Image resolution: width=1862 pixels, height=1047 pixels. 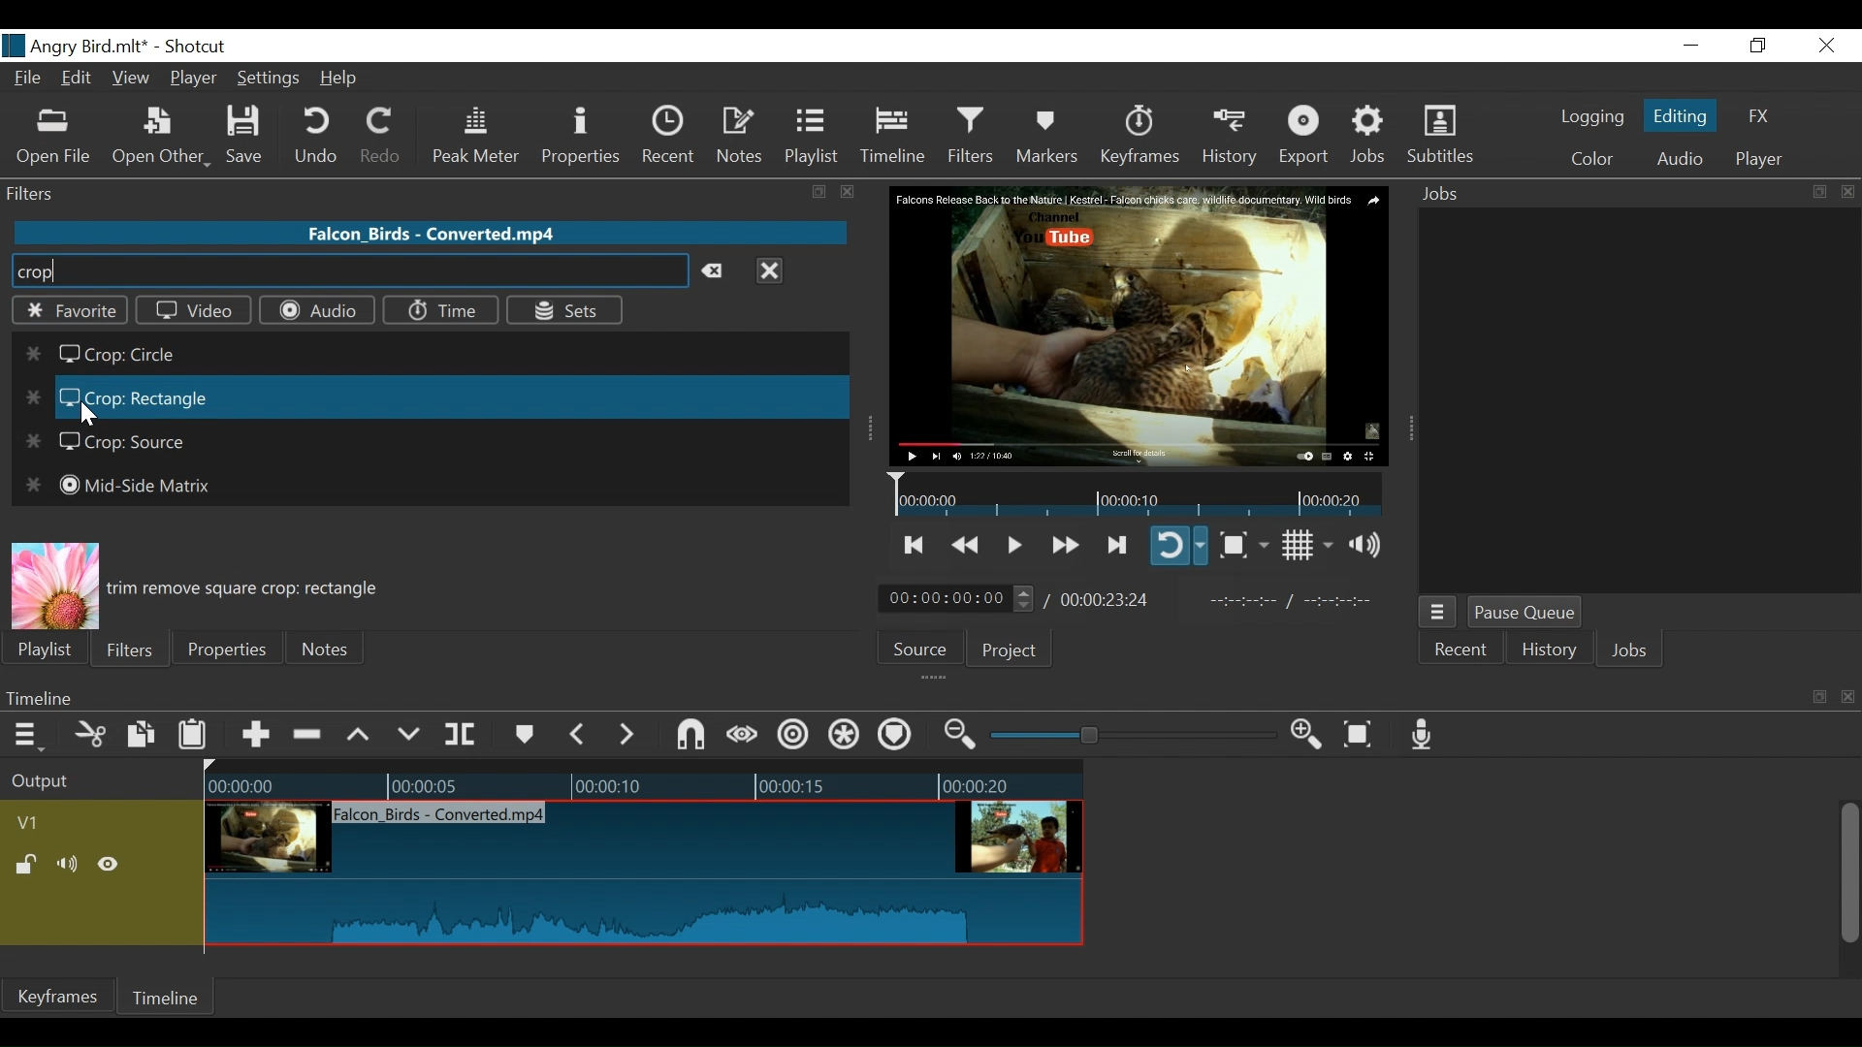 What do you see at coordinates (1139, 136) in the screenshot?
I see `Keyframes` at bounding box center [1139, 136].